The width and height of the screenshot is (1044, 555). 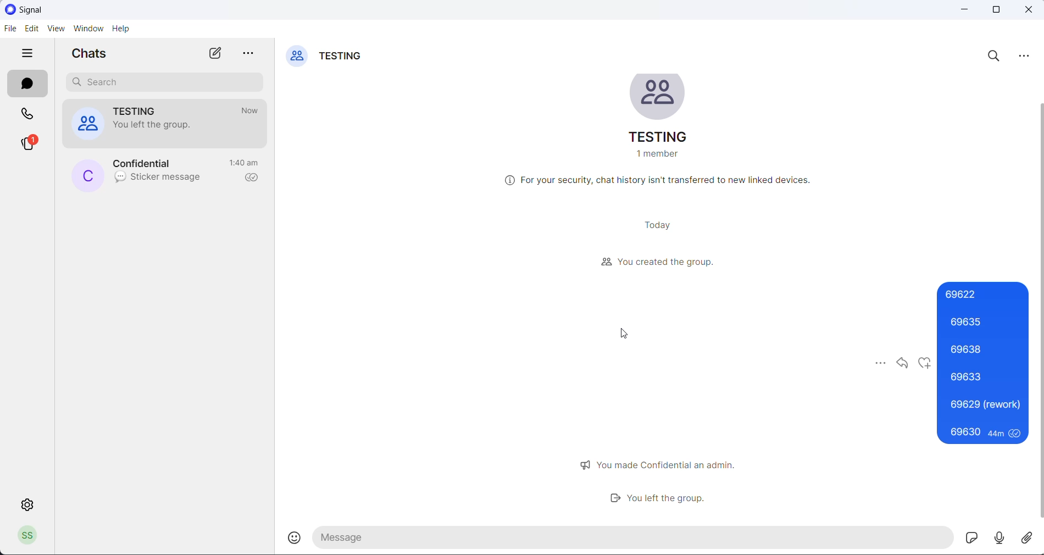 I want to click on view, so click(x=55, y=30).